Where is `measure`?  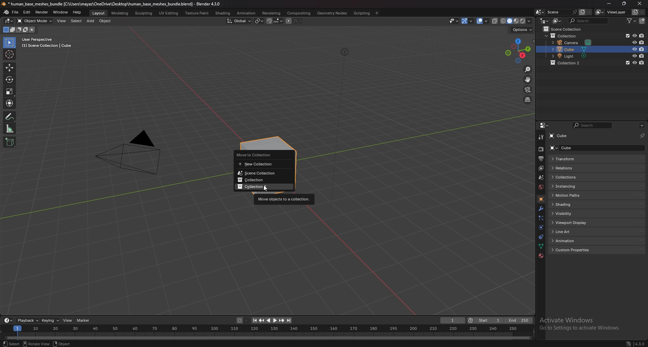 measure is located at coordinates (9, 129).